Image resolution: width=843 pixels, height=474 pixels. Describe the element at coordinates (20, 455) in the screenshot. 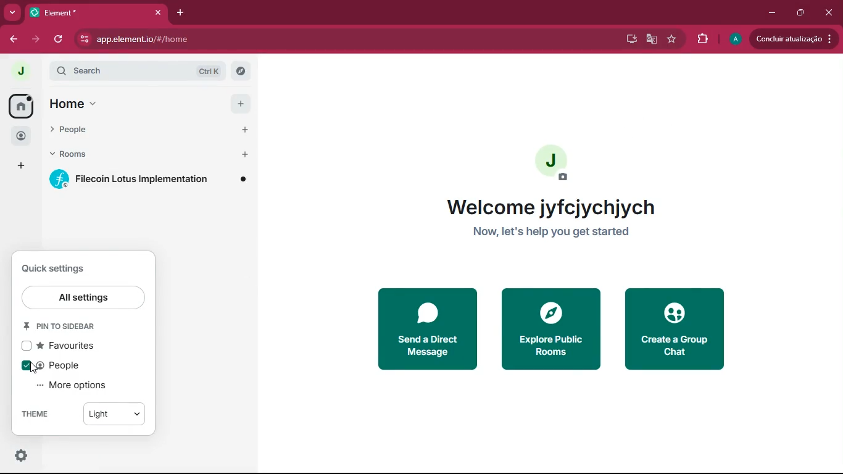

I see `settings` at that location.